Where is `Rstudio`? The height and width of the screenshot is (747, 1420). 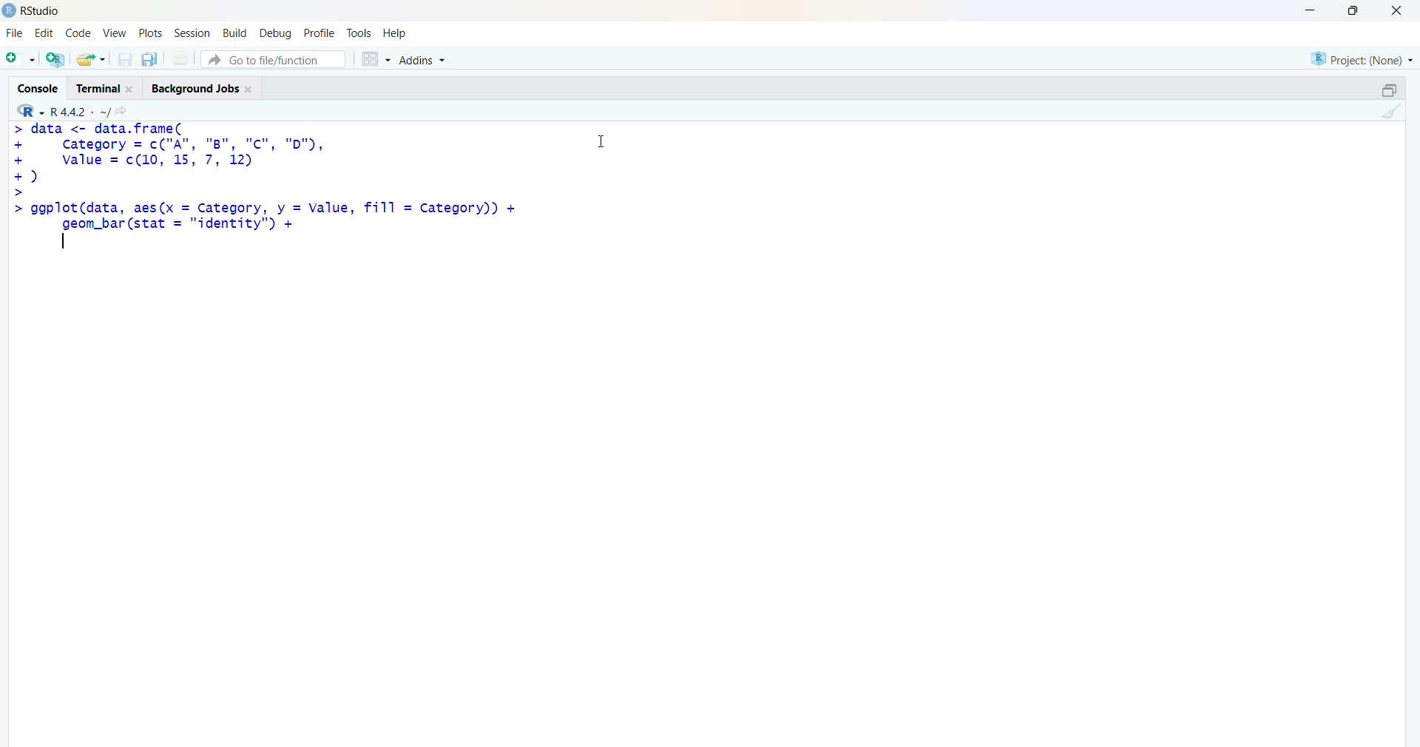 Rstudio is located at coordinates (45, 11).